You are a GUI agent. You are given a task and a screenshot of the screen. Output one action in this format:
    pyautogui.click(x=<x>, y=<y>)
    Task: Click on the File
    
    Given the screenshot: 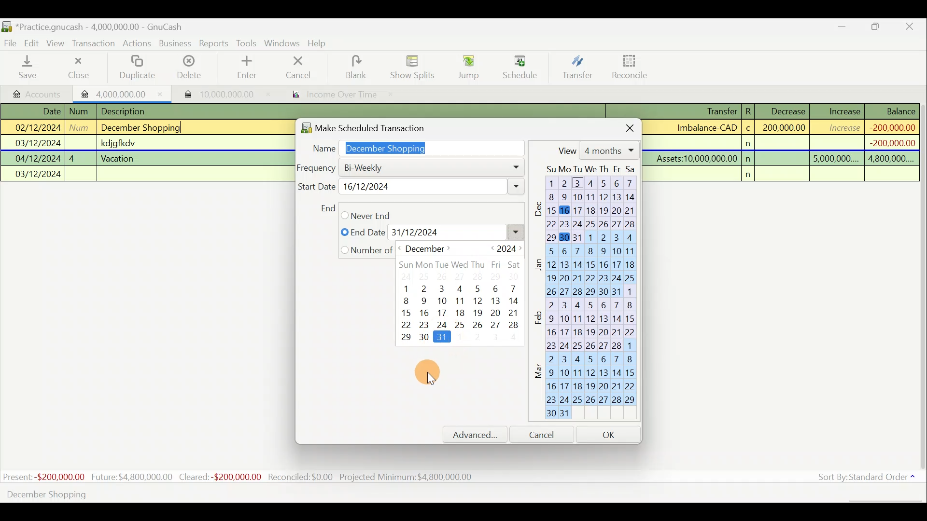 What is the action you would take?
    pyautogui.click(x=11, y=43)
    